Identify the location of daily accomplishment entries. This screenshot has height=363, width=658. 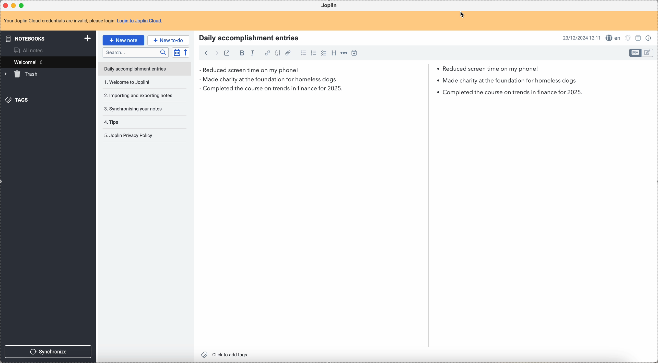
(135, 68).